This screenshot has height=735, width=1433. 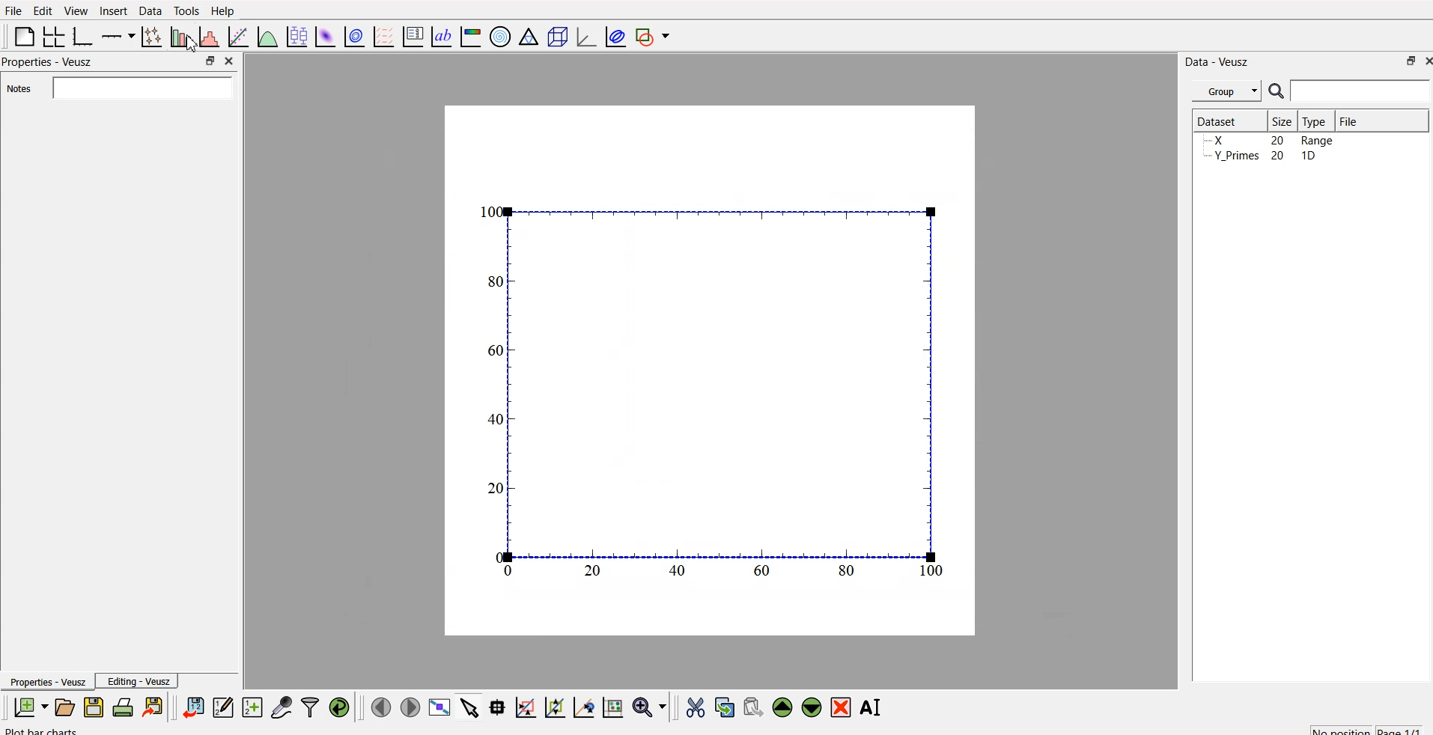 What do you see at coordinates (326, 36) in the screenshot?
I see `plot dataset` at bounding box center [326, 36].